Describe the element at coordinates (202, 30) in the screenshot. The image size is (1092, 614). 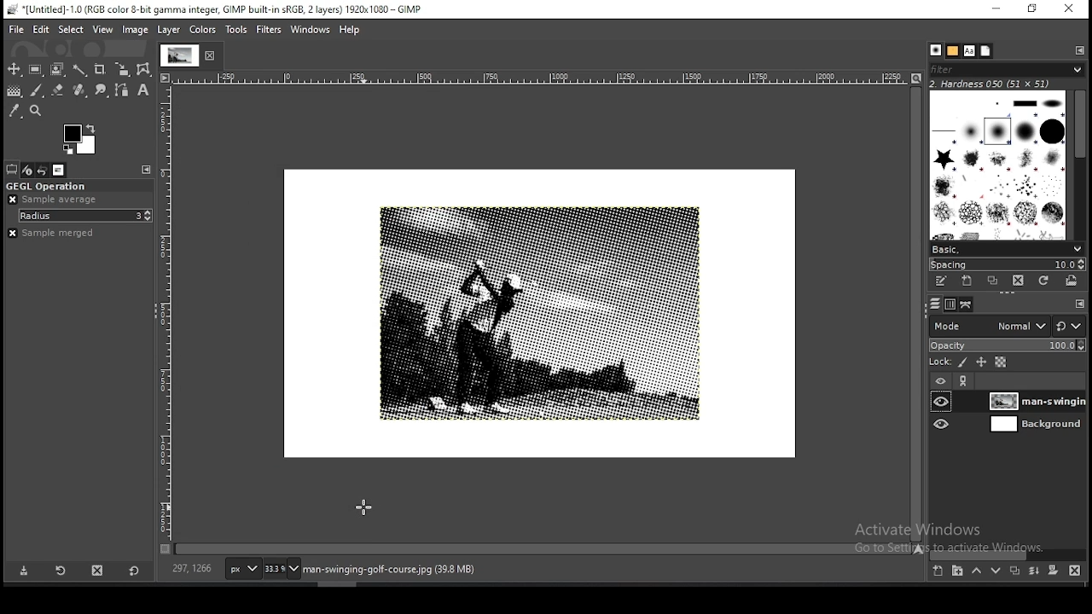
I see `colors` at that location.